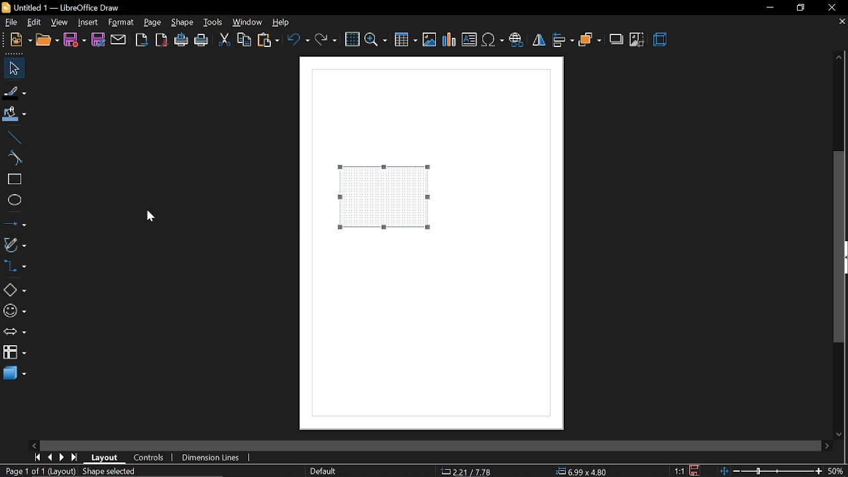 This screenshot has width=848, height=477. I want to click on insert chart, so click(449, 40).